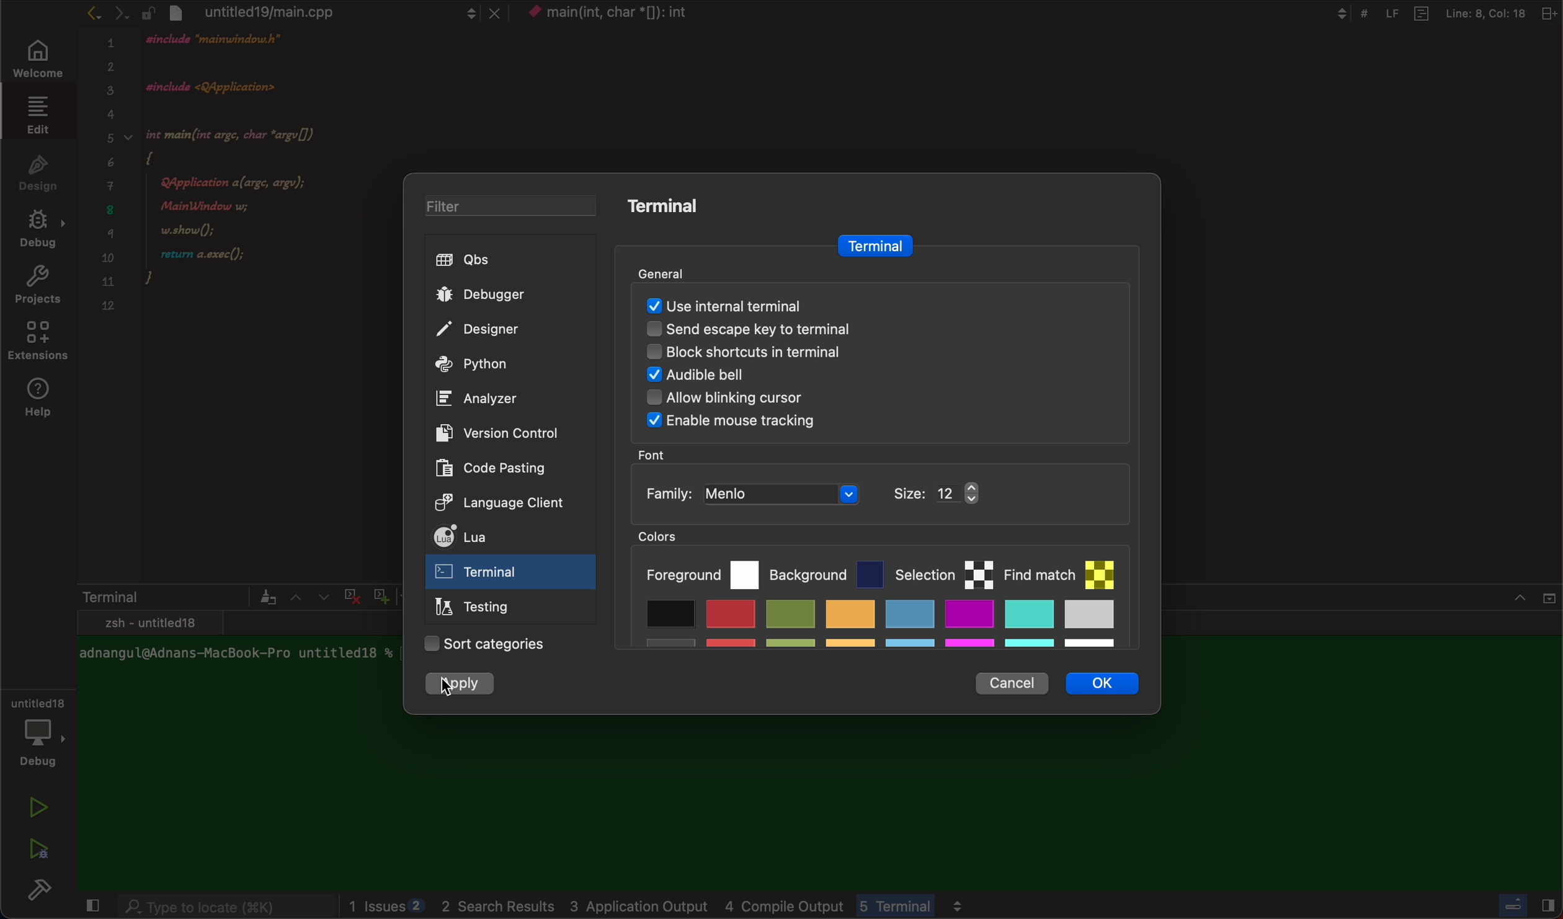 The height and width of the screenshot is (919, 1563). What do you see at coordinates (478, 609) in the screenshot?
I see `testing` at bounding box center [478, 609].